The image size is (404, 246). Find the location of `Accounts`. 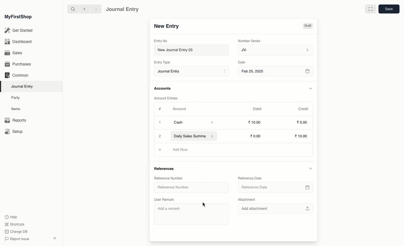

Accounts is located at coordinates (163, 88).